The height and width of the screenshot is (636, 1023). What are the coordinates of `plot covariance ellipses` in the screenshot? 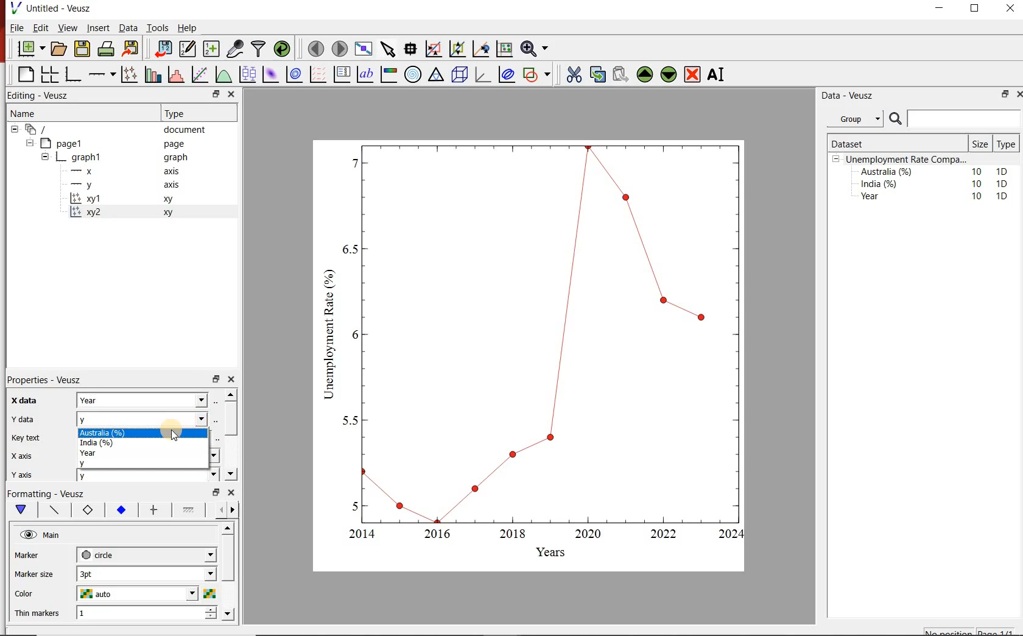 It's located at (507, 74).